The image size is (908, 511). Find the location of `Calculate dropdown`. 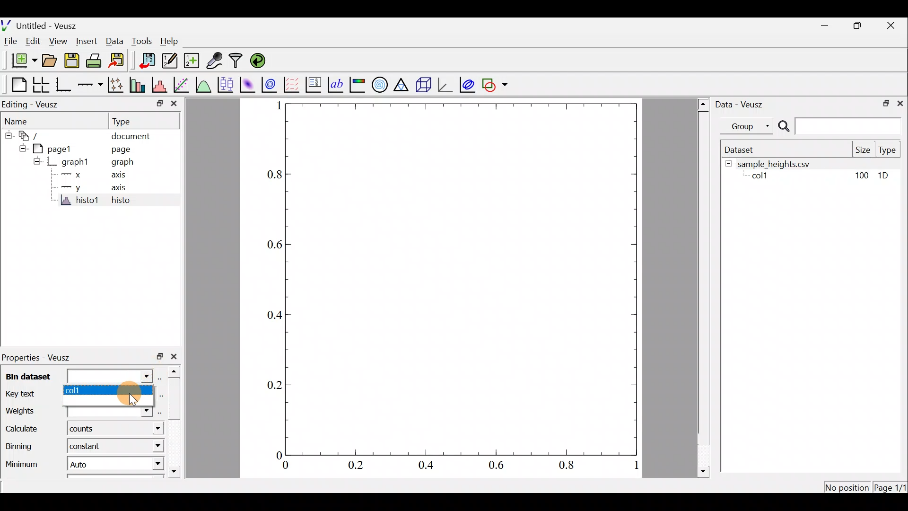

Calculate dropdown is located at coordinates (148, 428).